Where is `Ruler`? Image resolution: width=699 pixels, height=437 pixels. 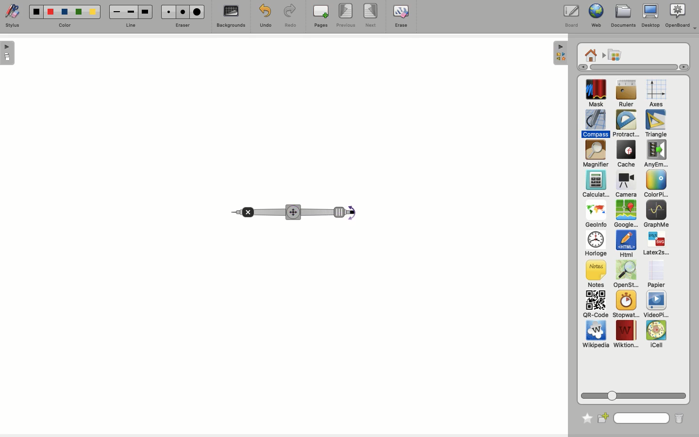
Ruler is located at coordinates (626, 94).